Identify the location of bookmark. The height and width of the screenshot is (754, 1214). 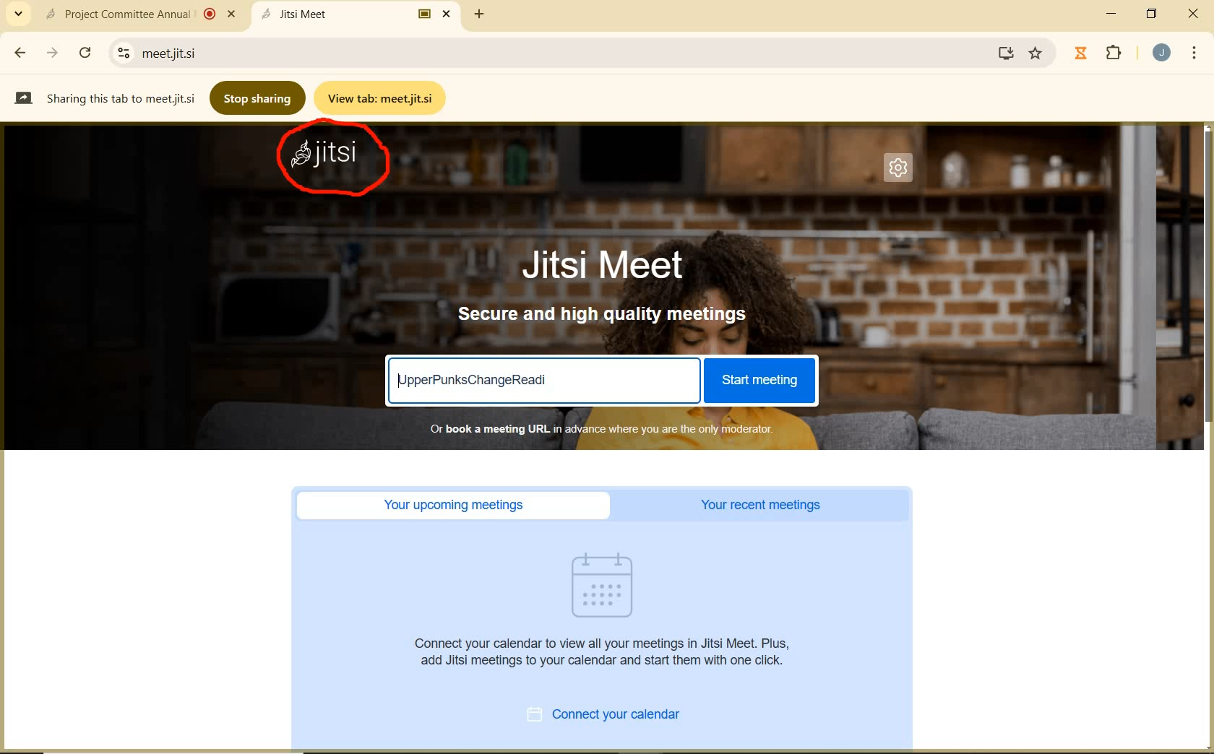
(1037, 53).